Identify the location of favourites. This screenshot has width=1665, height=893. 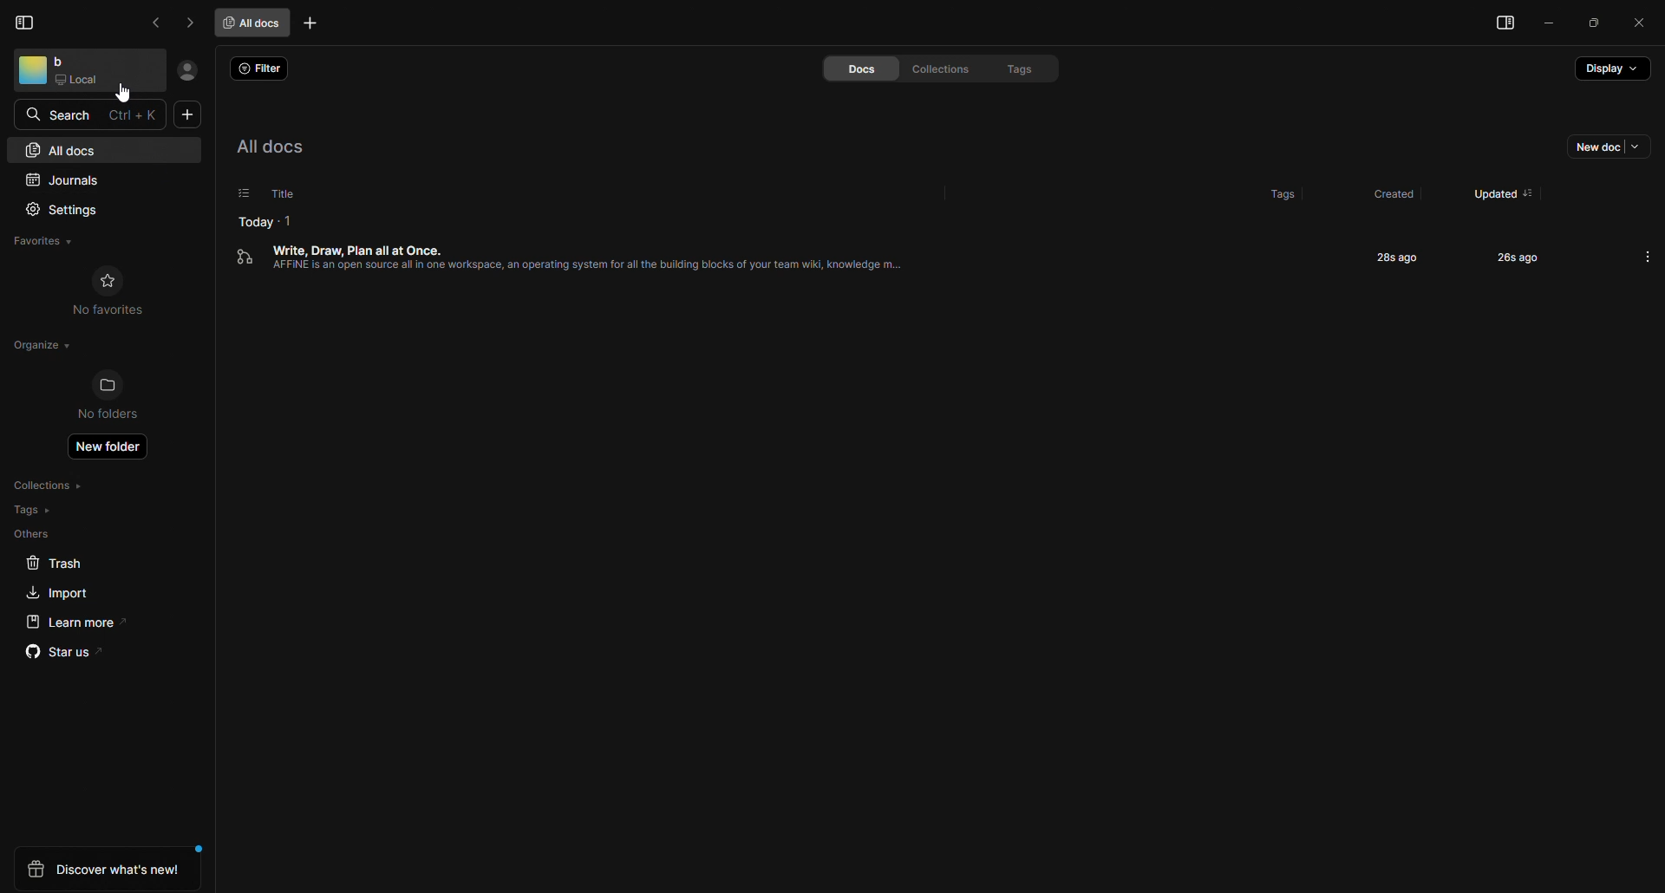
(52, 239).